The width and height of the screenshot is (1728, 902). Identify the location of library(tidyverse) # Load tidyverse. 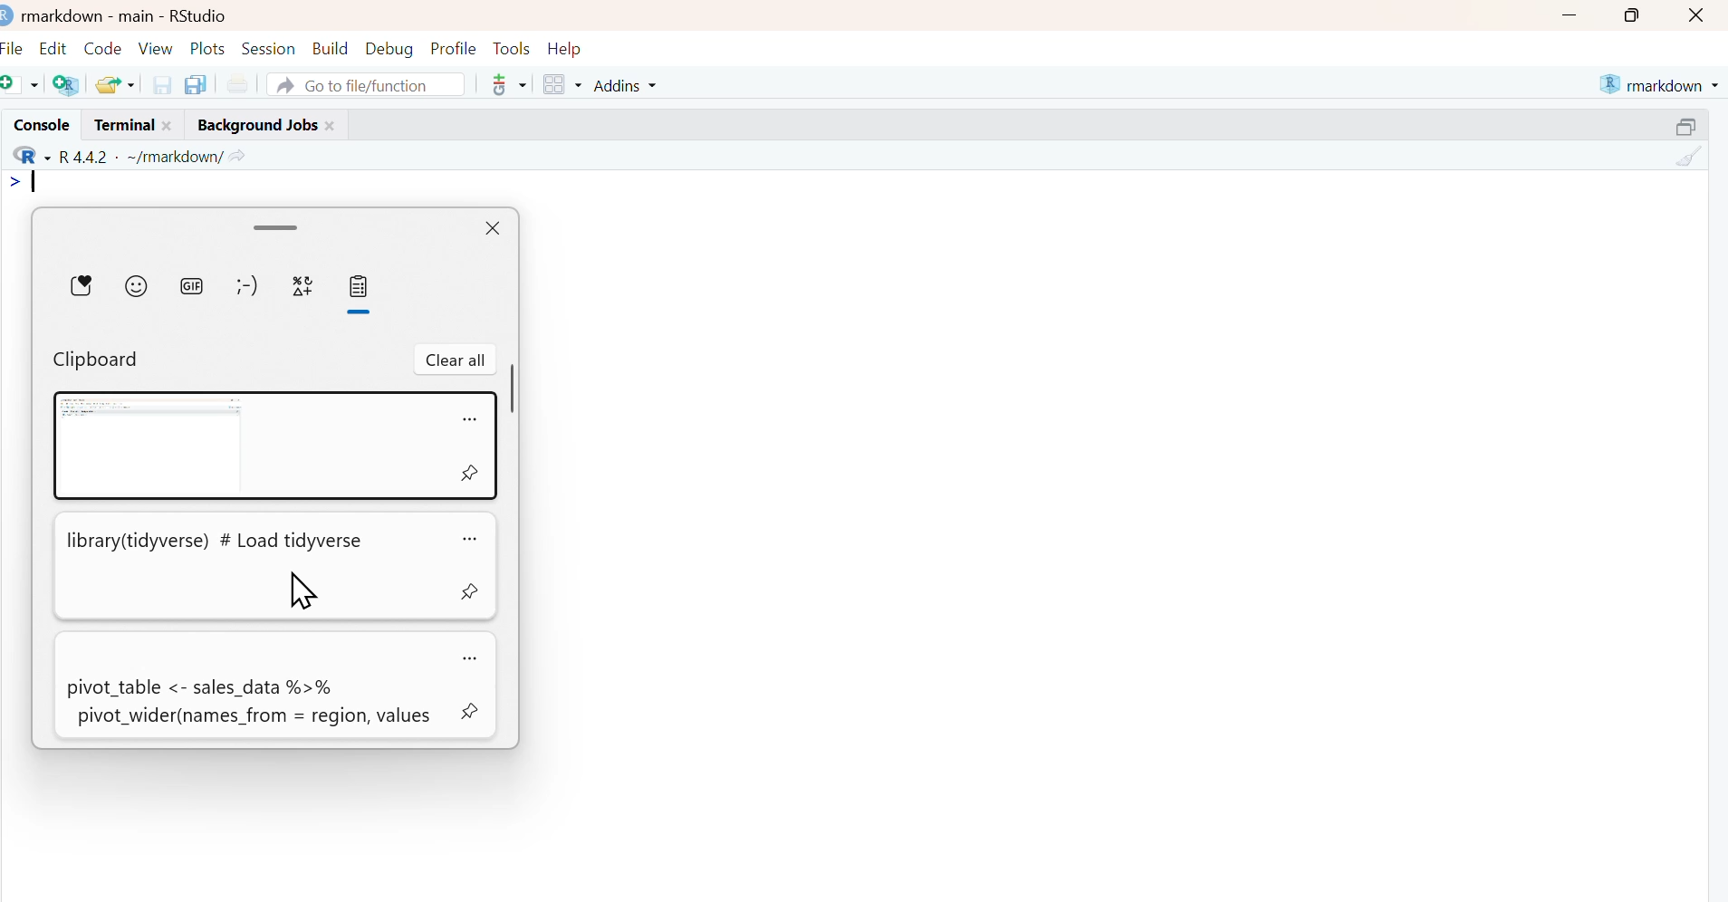
(251, 566).